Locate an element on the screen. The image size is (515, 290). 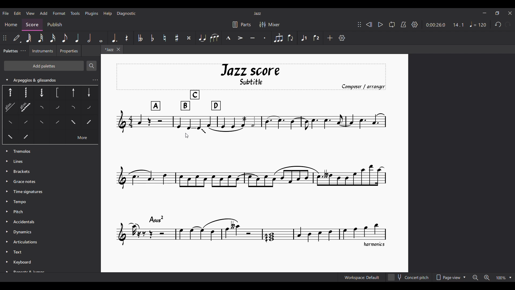
plate2 is located at coordinates (25, 92).